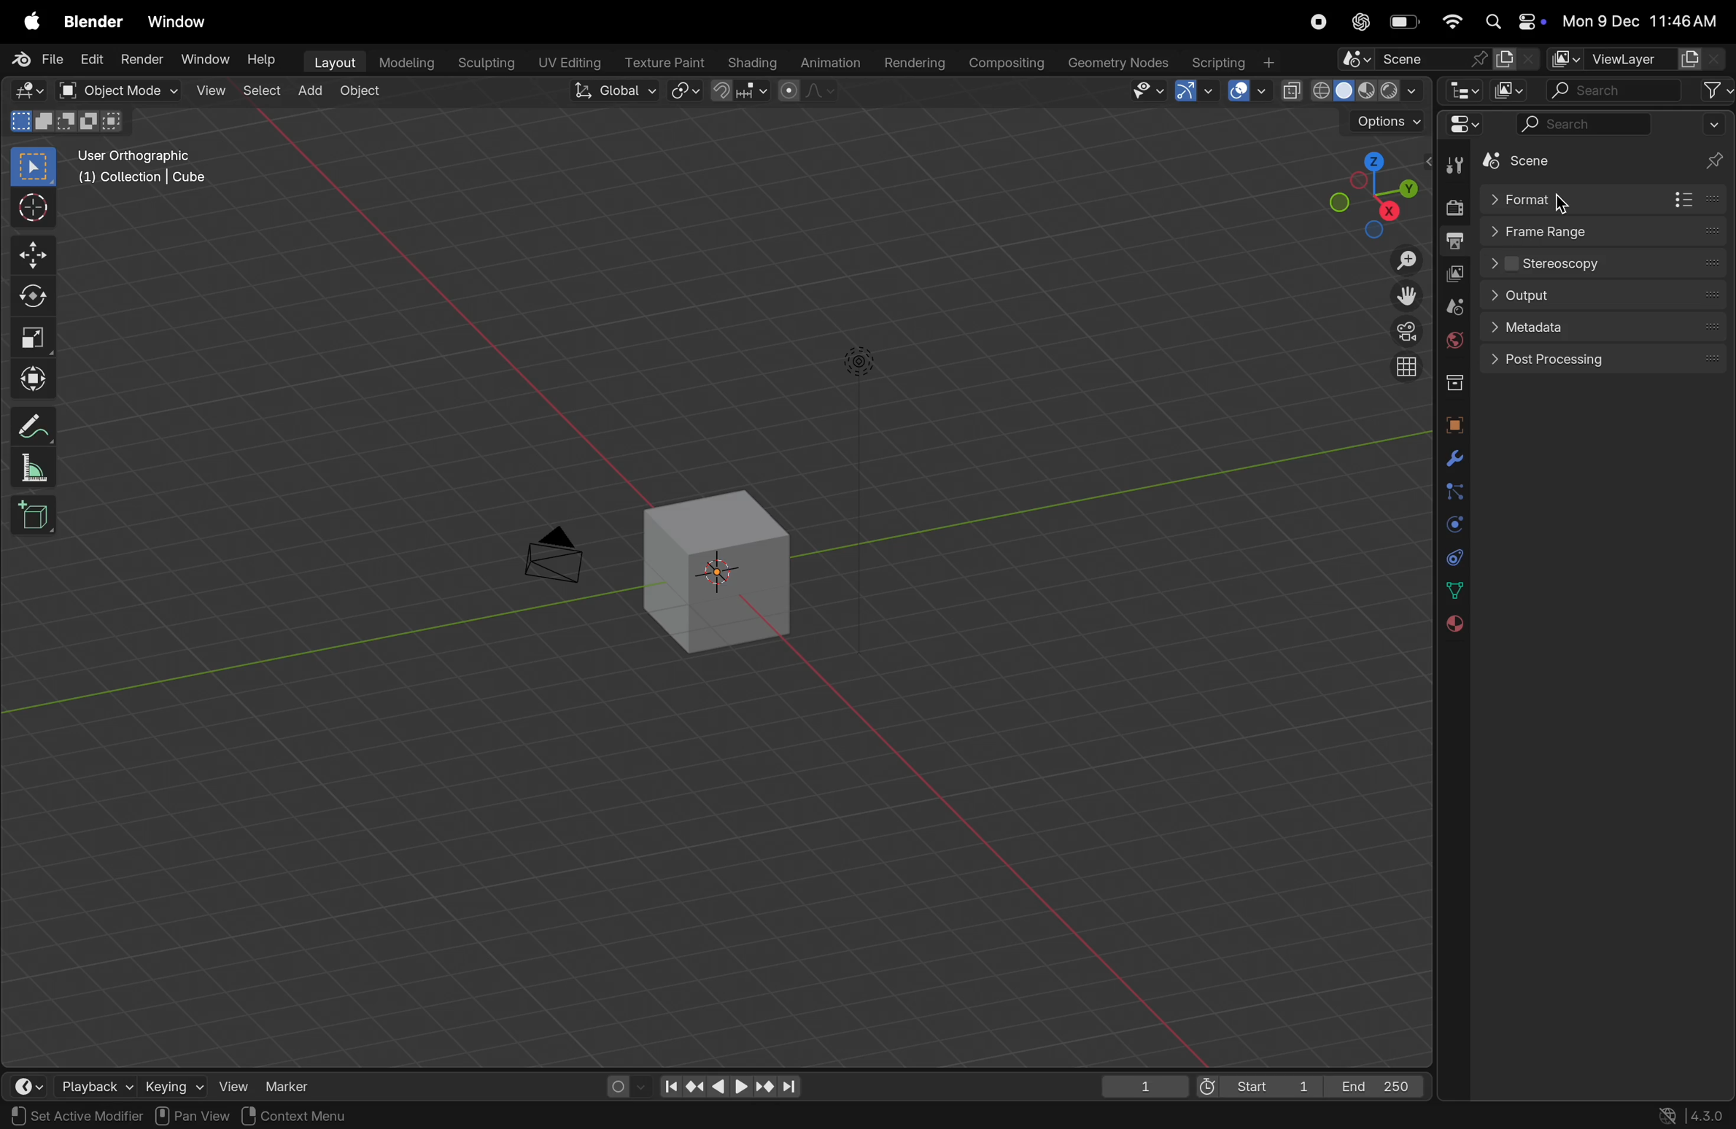 Image resolution: width=1736 pixels, height=1129 pixels. Describe the element at coordinates (1403, 368) in the screenshot. I see `orthographic view` at that location.